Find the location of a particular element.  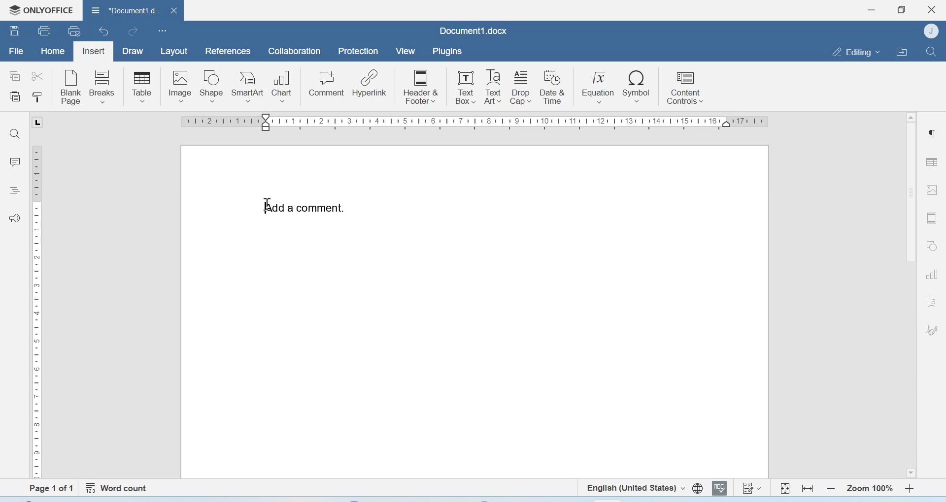

Insert is located at coordinates (93, 52).